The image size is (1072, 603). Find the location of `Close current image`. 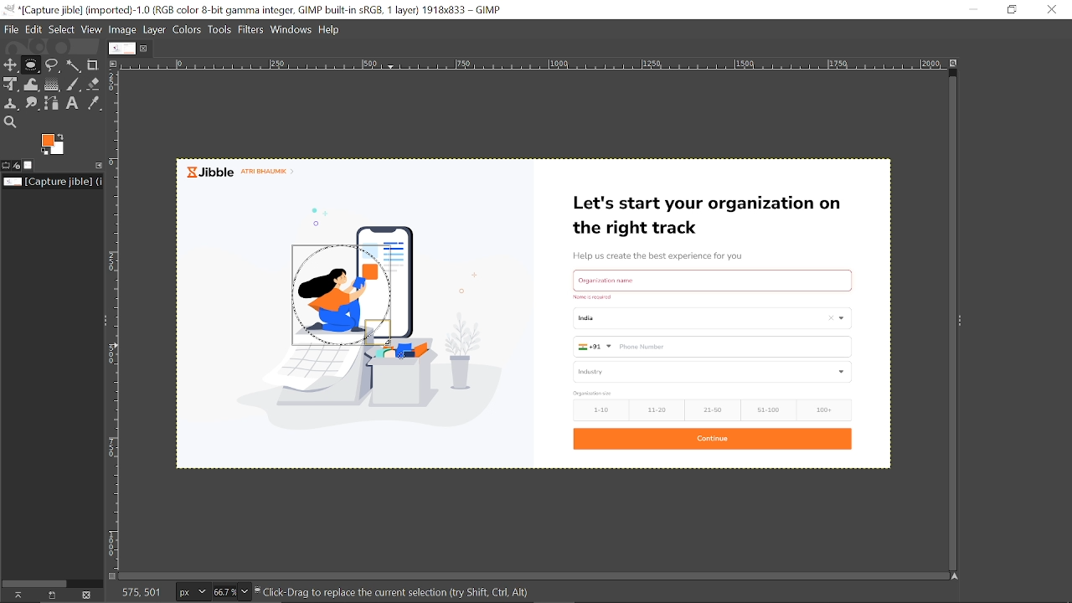

Close current image is located at coordinates (145, 49).